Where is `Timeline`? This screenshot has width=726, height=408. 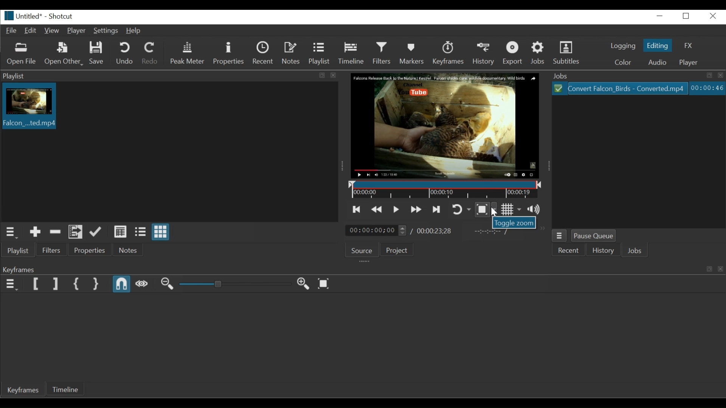
Timeline is located at coordinates (64, 389).